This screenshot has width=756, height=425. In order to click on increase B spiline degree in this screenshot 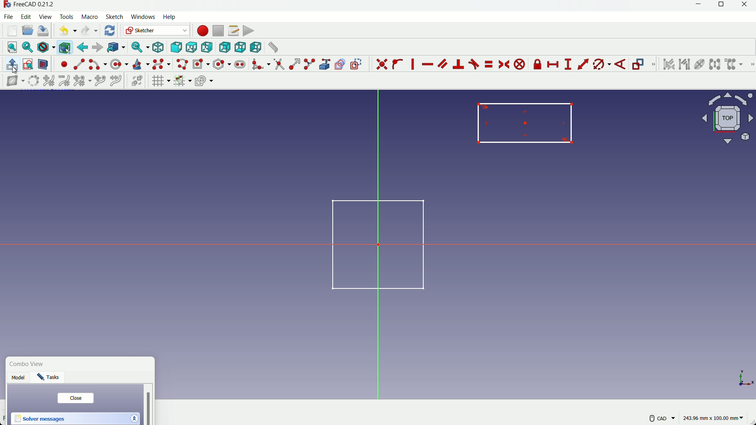, I will do `click(50, 81)`.